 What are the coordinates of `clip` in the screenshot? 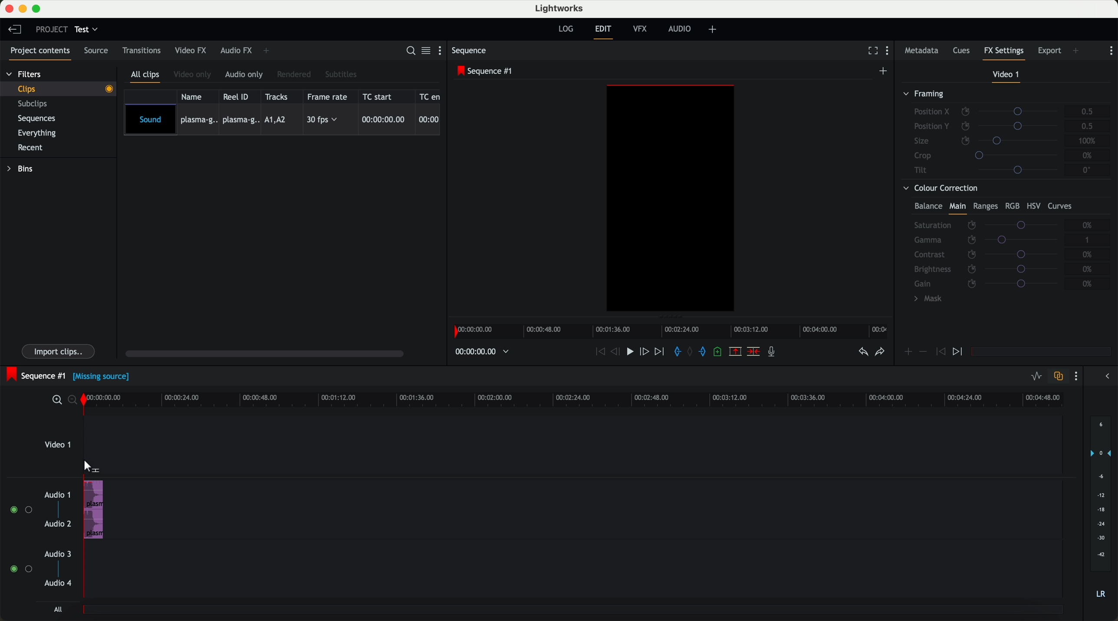 It's located at (63, 88).